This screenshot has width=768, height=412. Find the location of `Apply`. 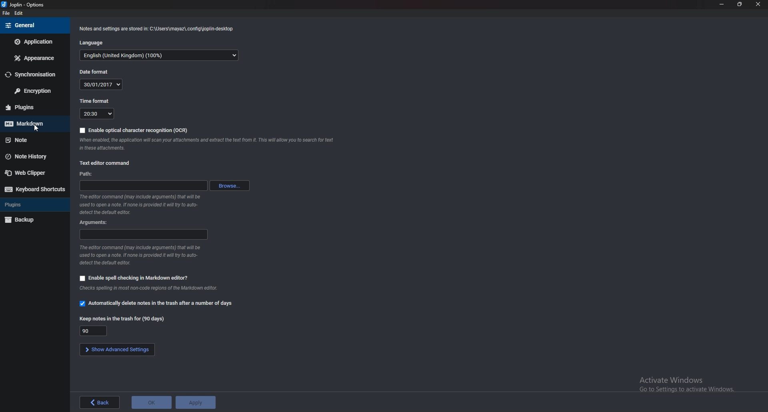

Apply is located at coordinates (196, 403).